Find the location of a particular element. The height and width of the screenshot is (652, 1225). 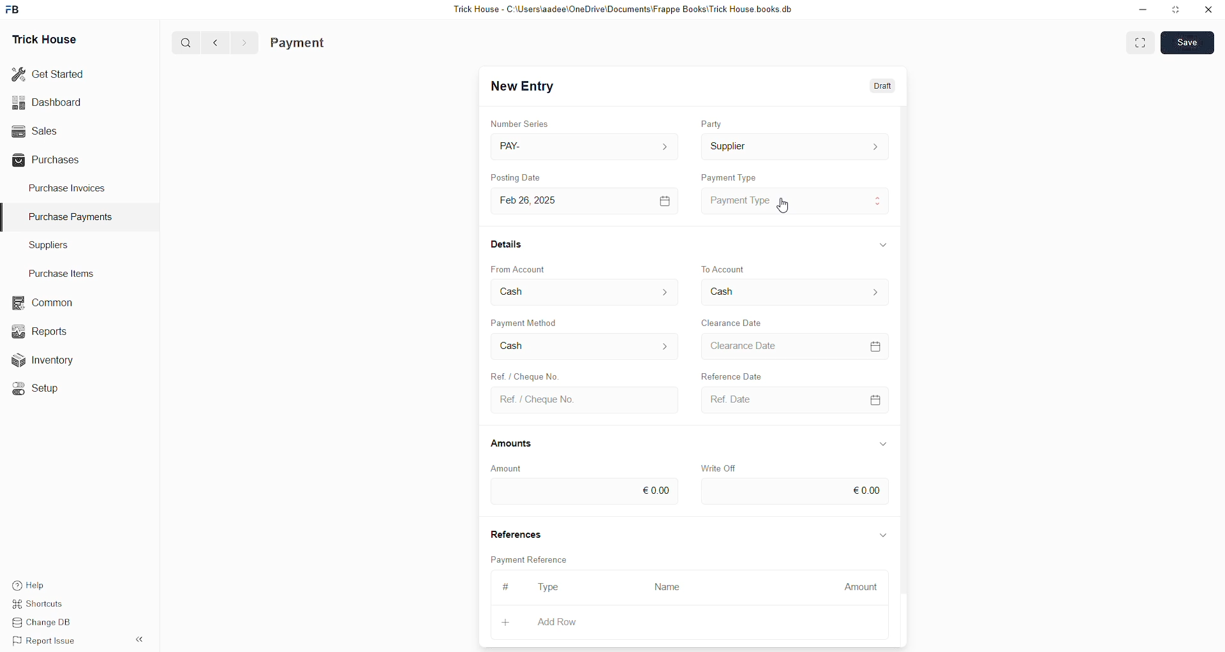

toggle between form and full width is located at coordinates (1141, 43).